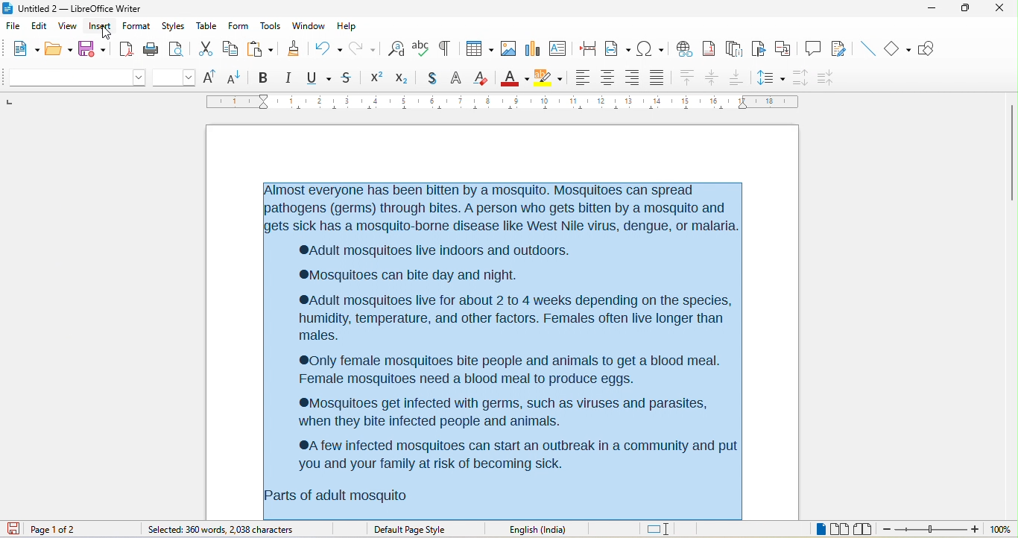 This screenshot has width=1018, height=538. I want to click on chart, so click(533, 48).